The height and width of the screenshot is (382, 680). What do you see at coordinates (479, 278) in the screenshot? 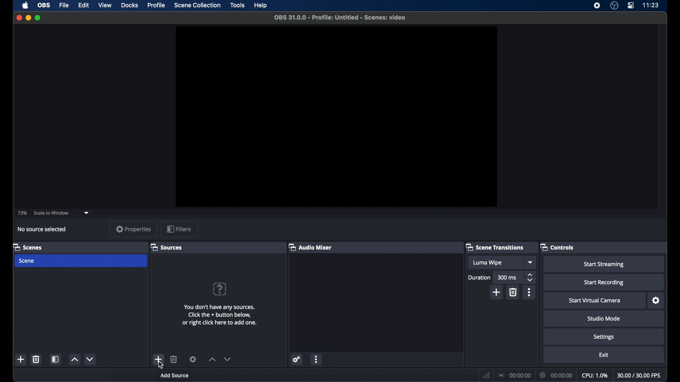
I see `duration` at bounding box center [479, 278].